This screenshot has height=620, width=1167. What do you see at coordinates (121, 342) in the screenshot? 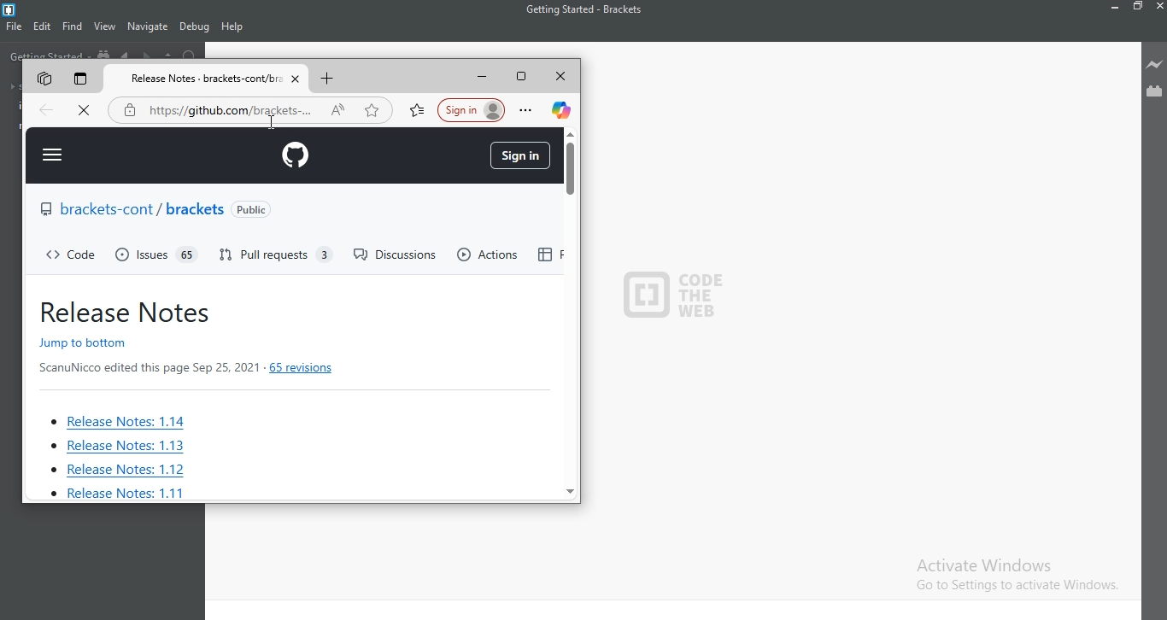
I see `jump to bottom` at bounding box center [121, 342].